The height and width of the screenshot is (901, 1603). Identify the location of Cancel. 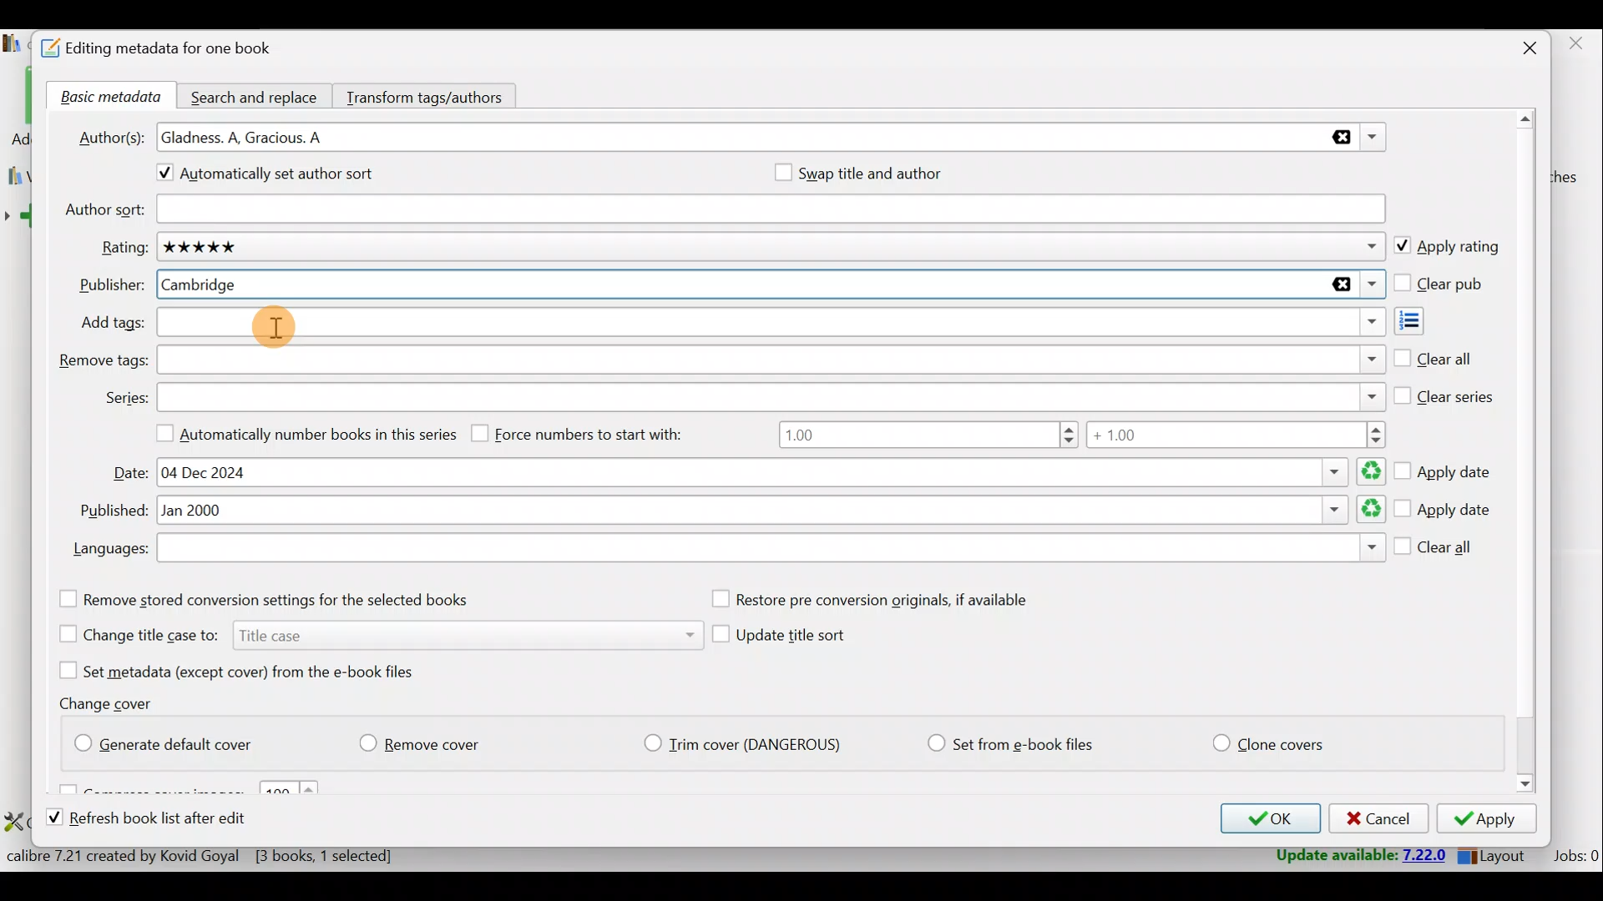
(1376, 819).